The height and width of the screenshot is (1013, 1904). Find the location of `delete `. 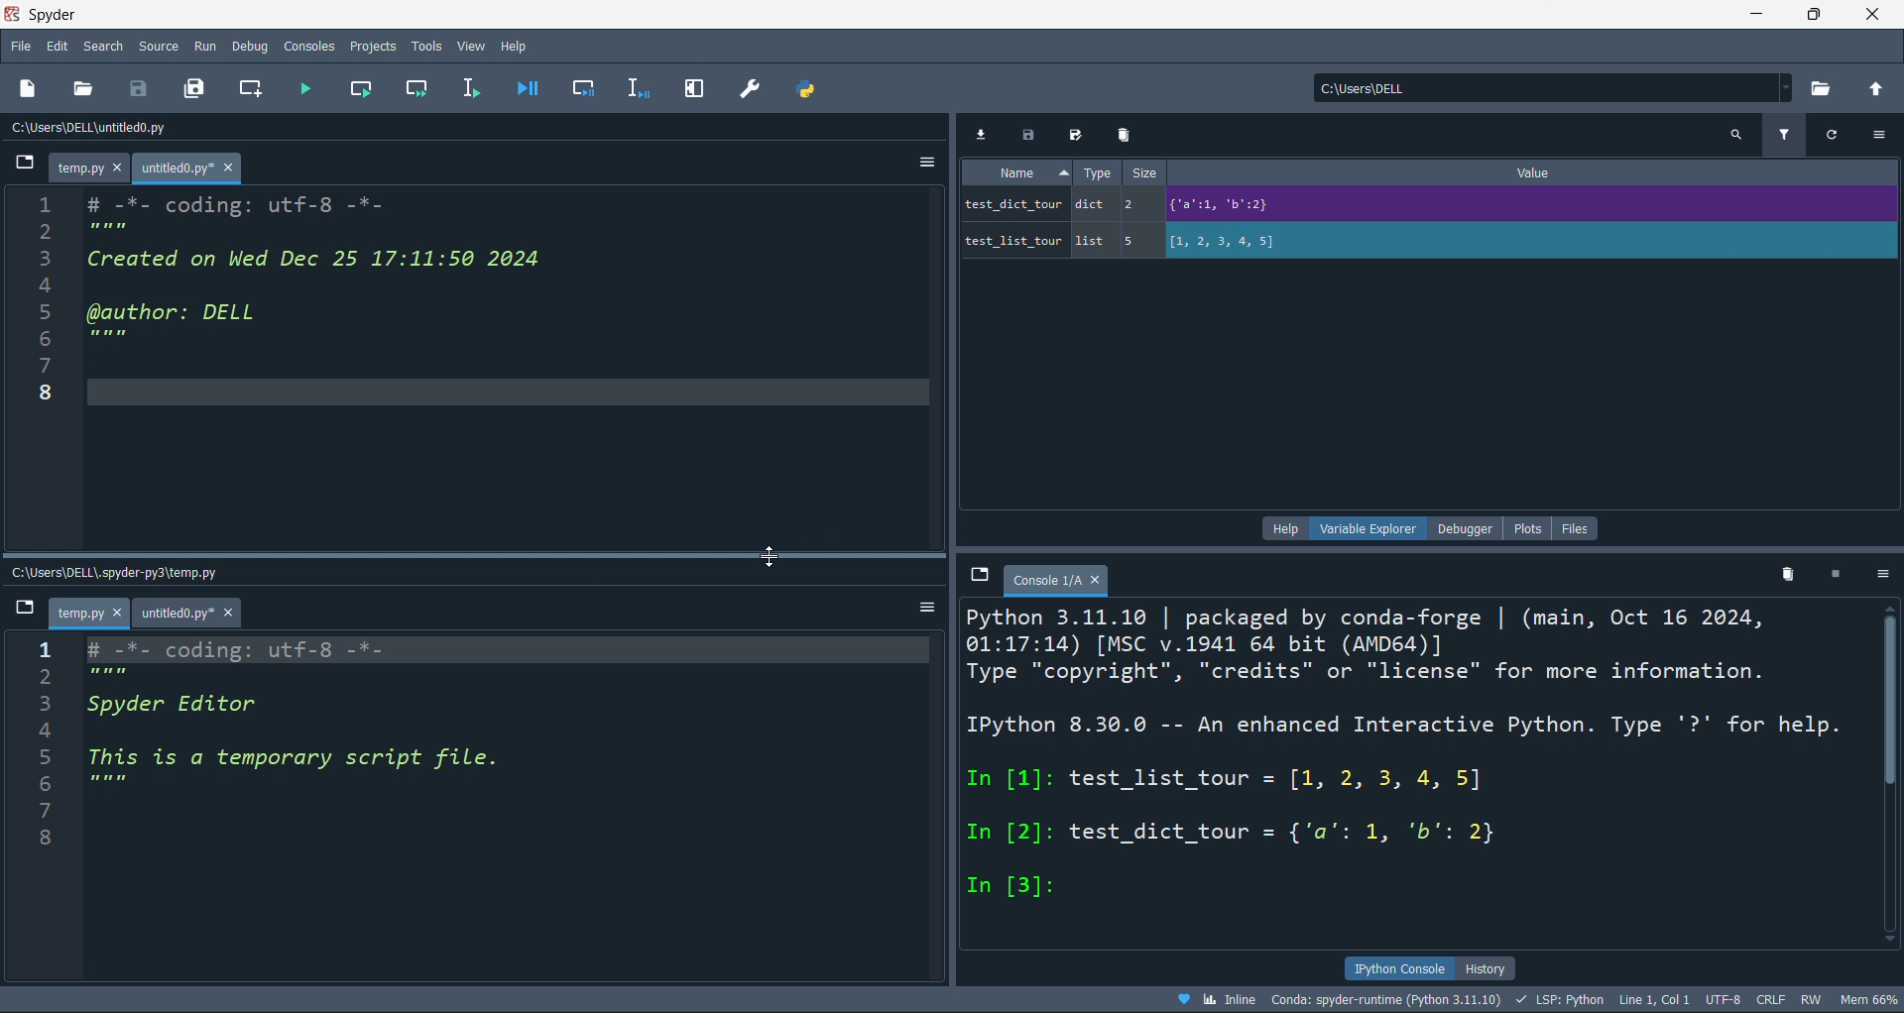

delete  is located at coordinates (1123, 135).